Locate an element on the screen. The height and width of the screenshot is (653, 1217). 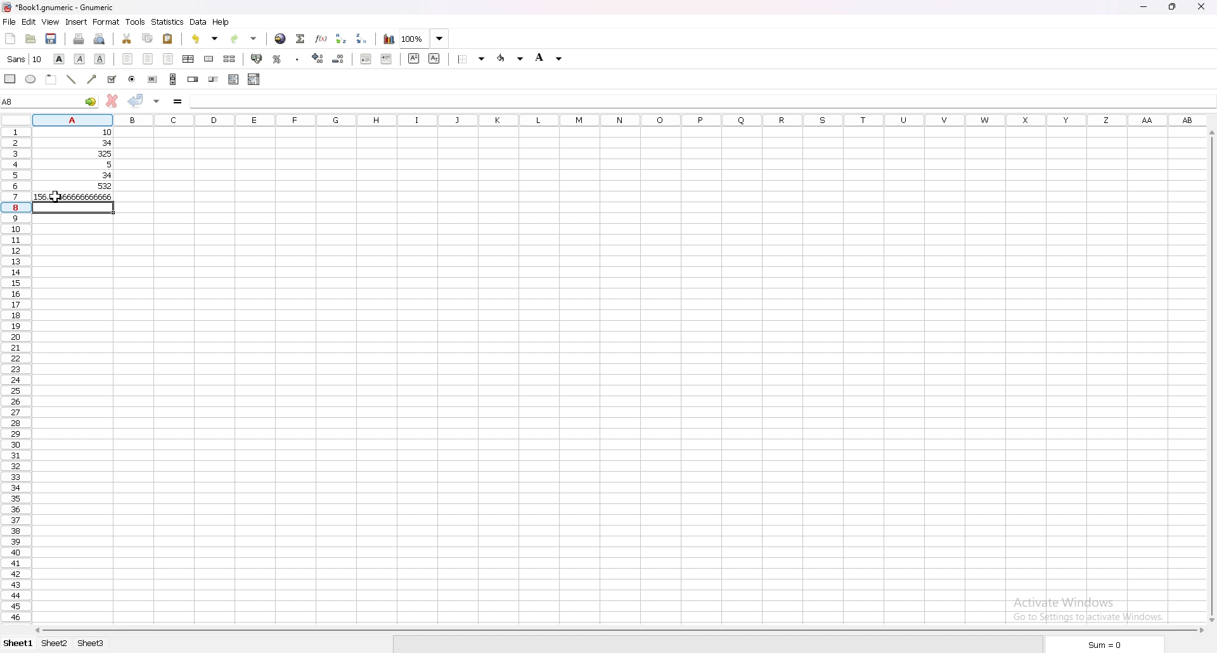
close is located at coordinates (1201, 8).